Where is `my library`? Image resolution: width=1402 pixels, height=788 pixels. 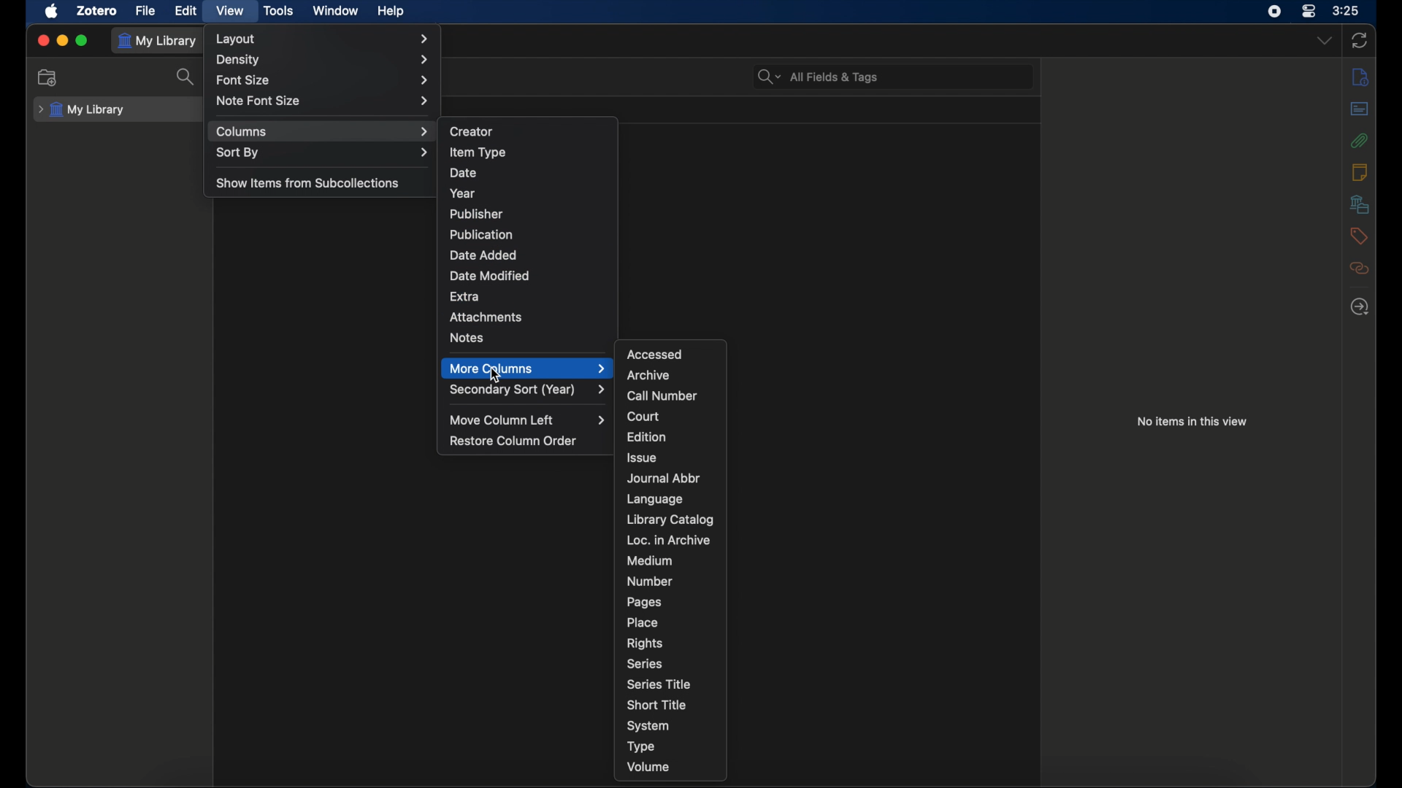 my library is located at coordinates (82, 110).